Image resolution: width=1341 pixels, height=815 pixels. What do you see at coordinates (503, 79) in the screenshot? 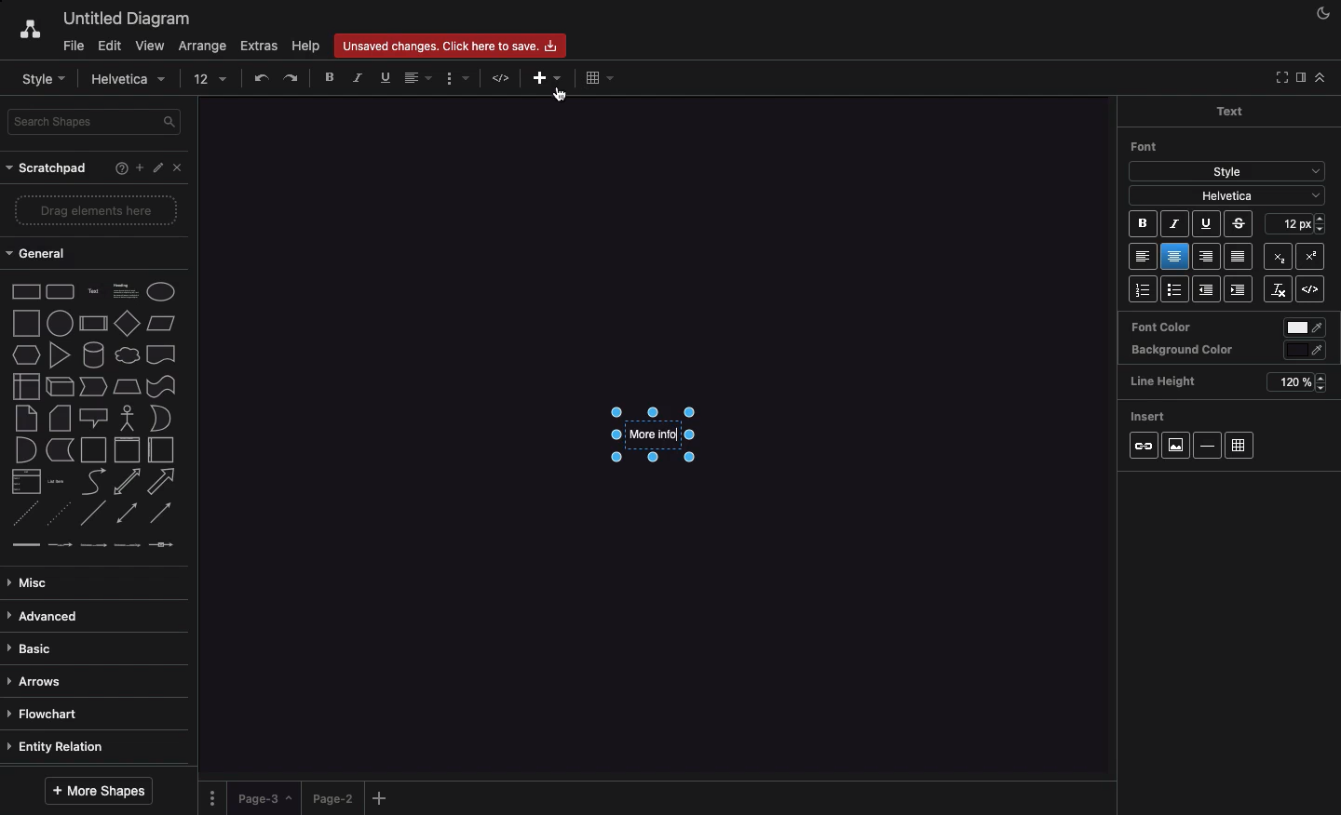
I see `HTML` at bounding box center [503, 79].